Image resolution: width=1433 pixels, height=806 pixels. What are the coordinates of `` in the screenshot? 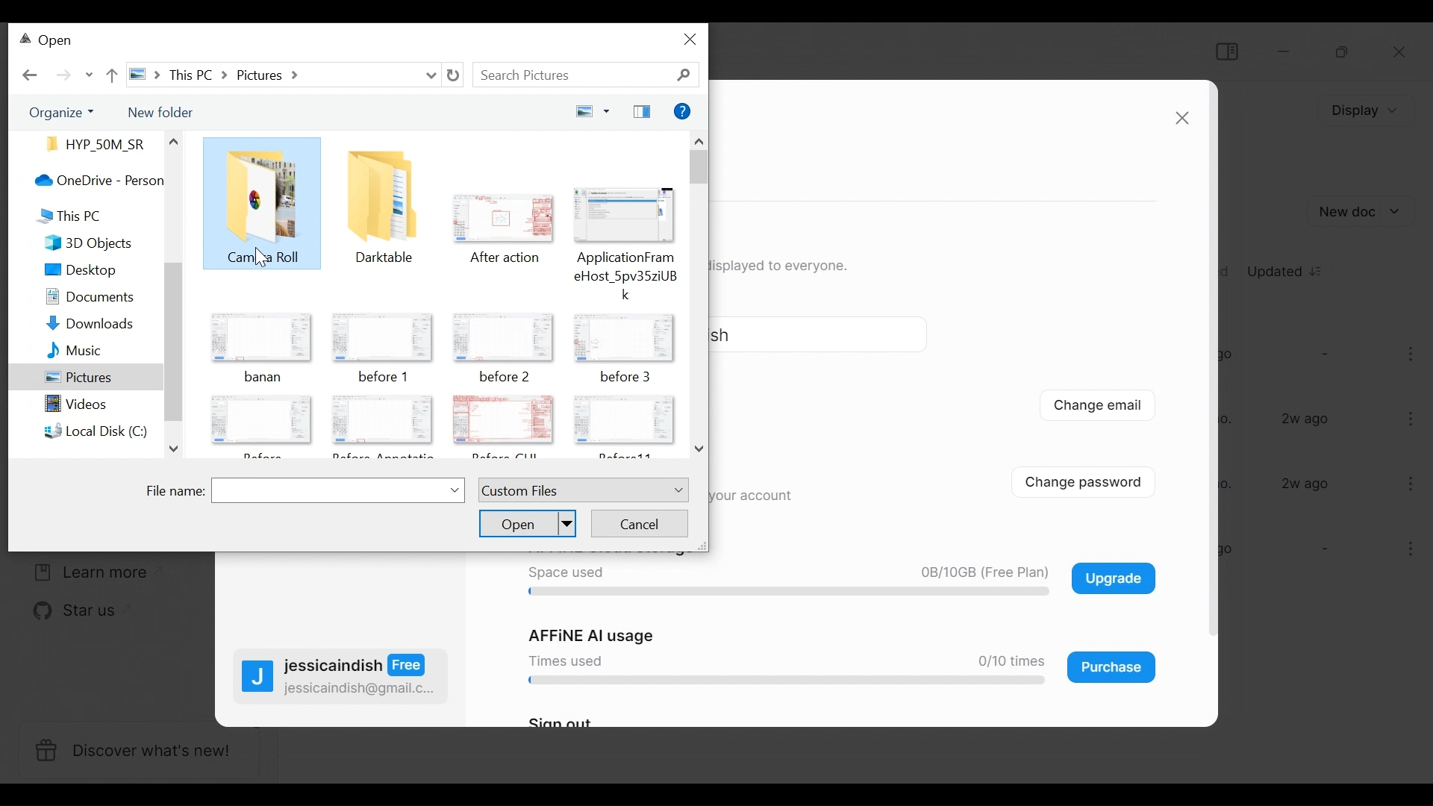 It's located at (172, 140).